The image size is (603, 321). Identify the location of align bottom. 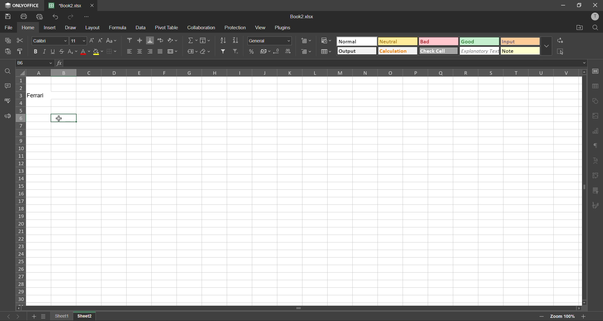
(150, 41).